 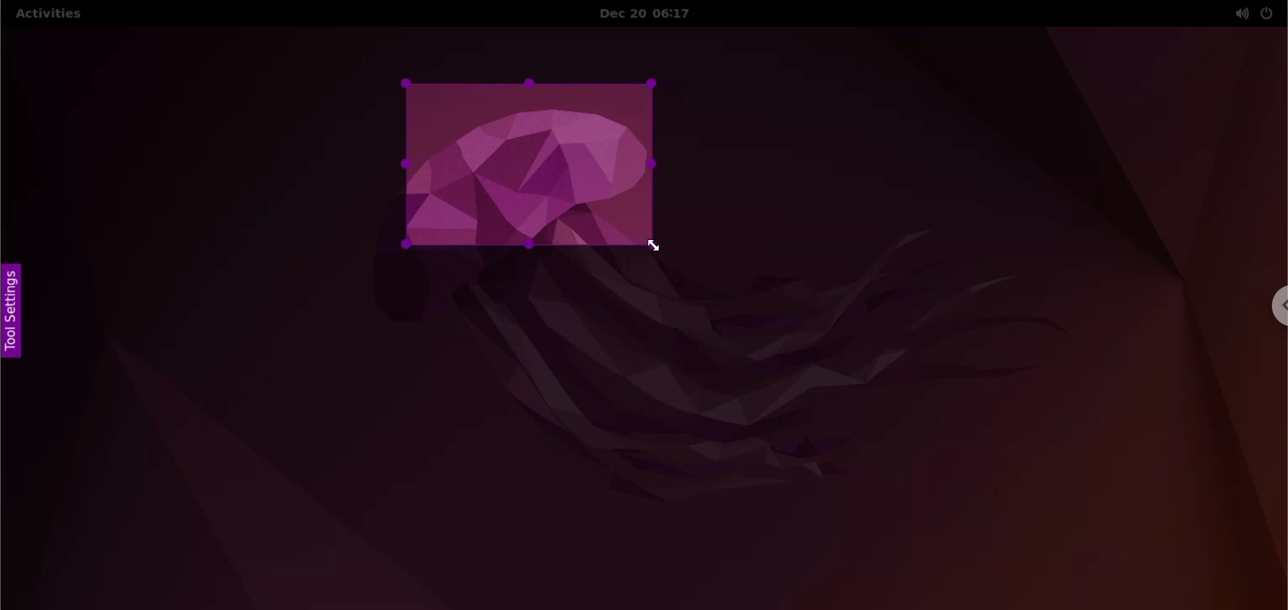 What do you see at coordinates (16, 312) in the screenshot?
I see `tool settings` at bounding box center [16, 312].